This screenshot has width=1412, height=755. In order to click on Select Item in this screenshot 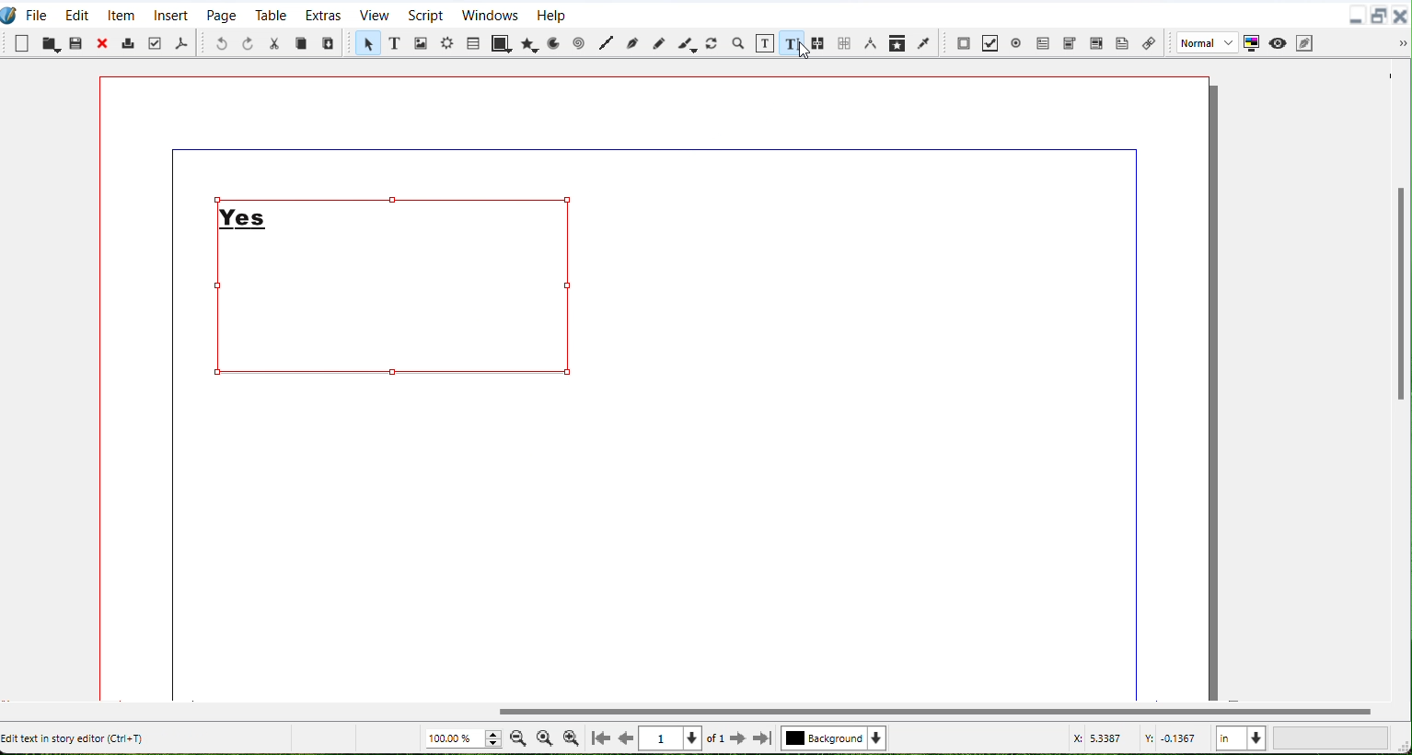, I will do `click(365, 44)`.